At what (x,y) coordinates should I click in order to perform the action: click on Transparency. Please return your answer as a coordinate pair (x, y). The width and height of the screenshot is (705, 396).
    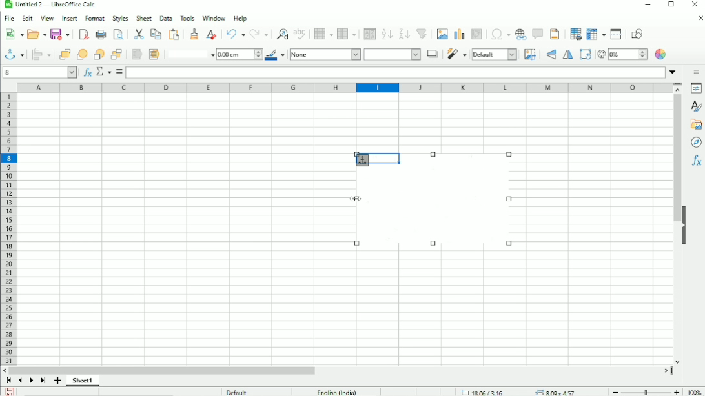
    Looking at the image, I should click on (622, 54).